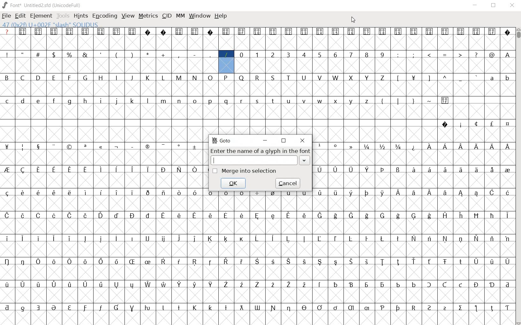 The width and height of the screenshot is (521, 325). I want to click on glyph, so click(430, 101).